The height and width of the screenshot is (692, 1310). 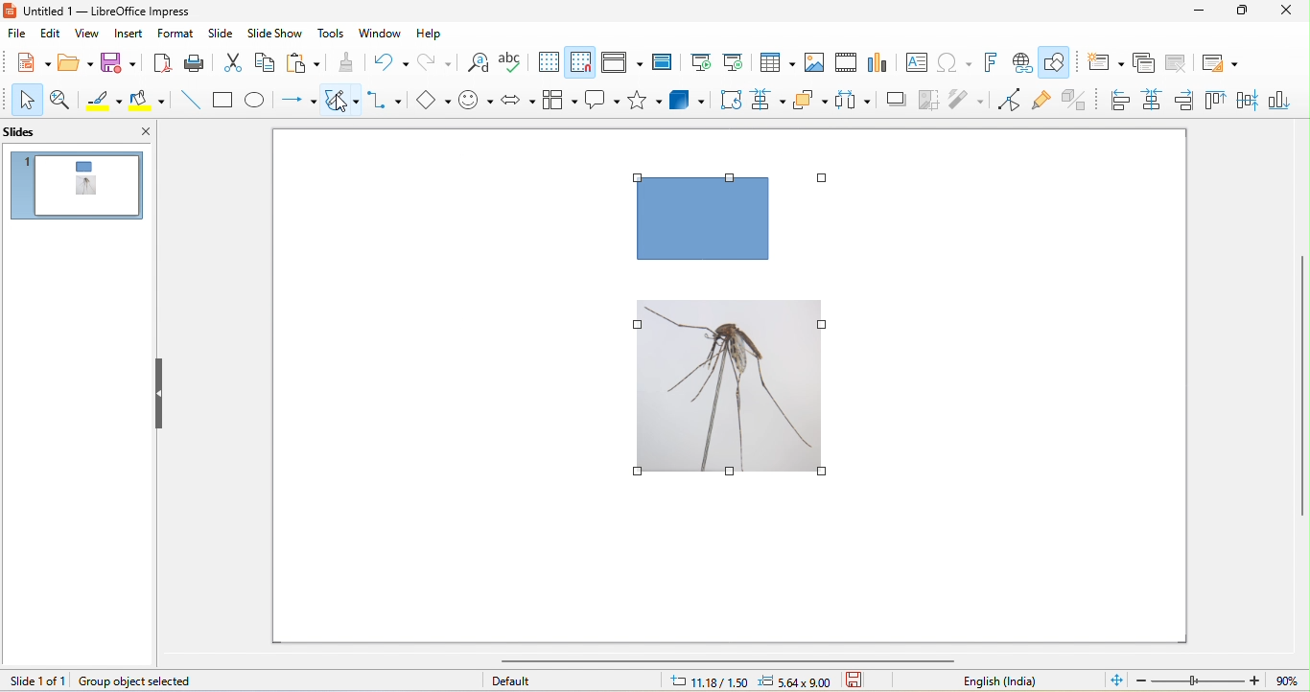 I want to click on block arrow, so click(x=521, y=101).